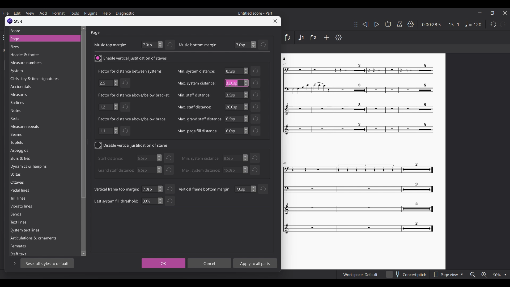 This screenshot has height=287, width=510. Describe the element at coordinates (32, 96) in the screenshot. I see `Meaures` at that location.